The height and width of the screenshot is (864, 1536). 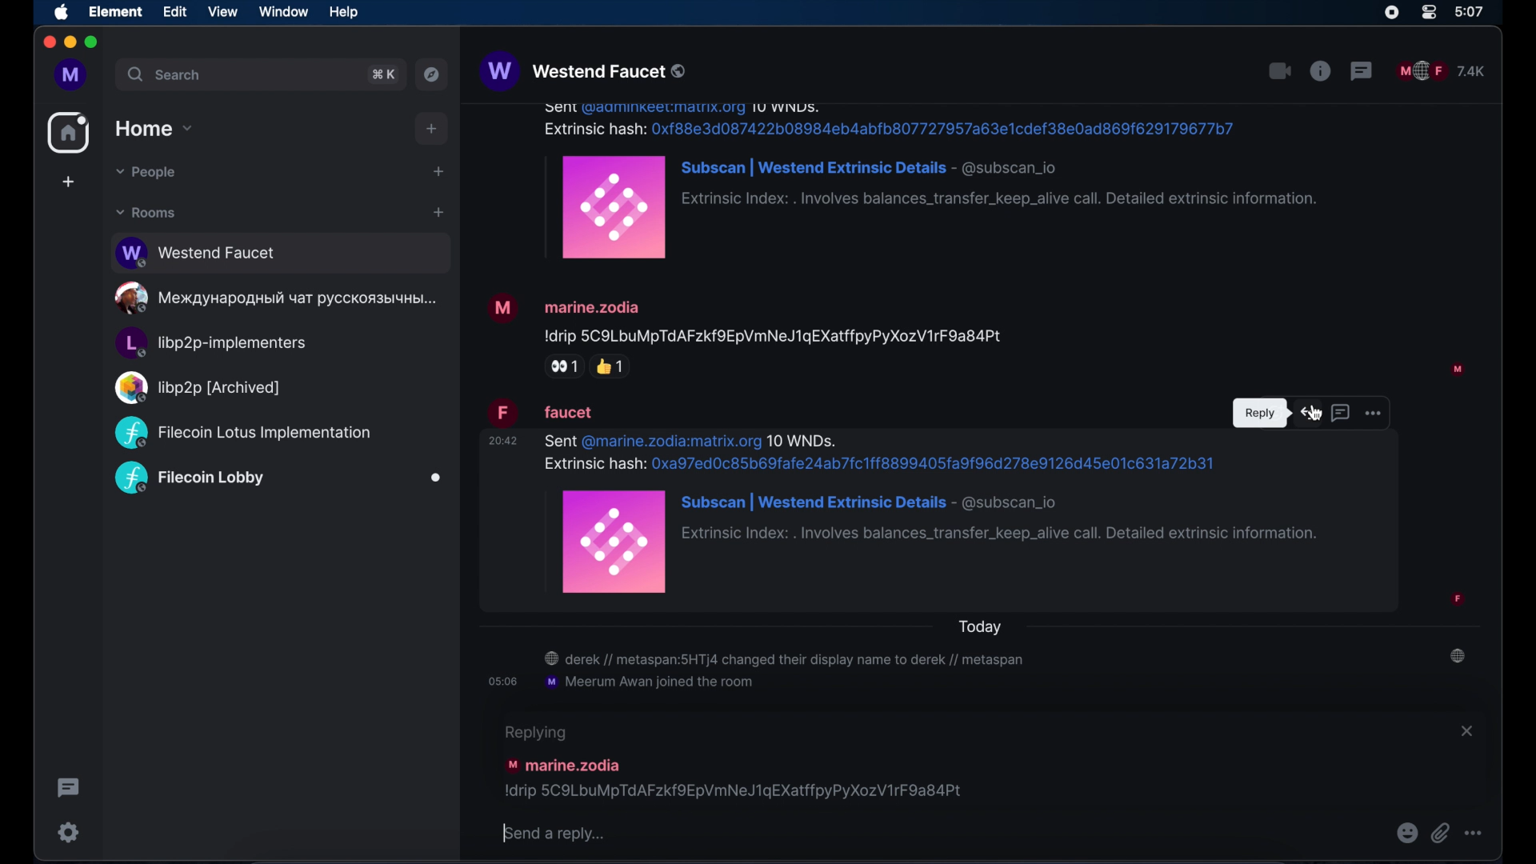 I want to click on Cursor, so click(x=1314, y=412).